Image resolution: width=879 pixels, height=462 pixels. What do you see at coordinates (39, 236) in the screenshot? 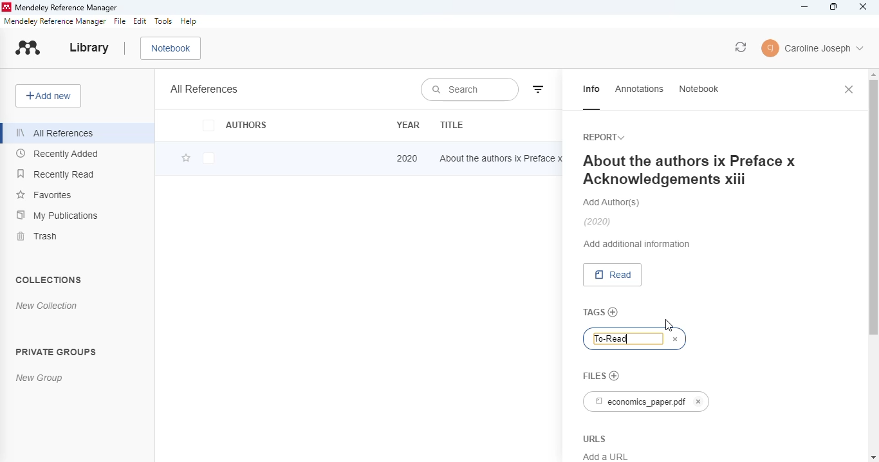
I see `trash` at bounding box center [39, 236].